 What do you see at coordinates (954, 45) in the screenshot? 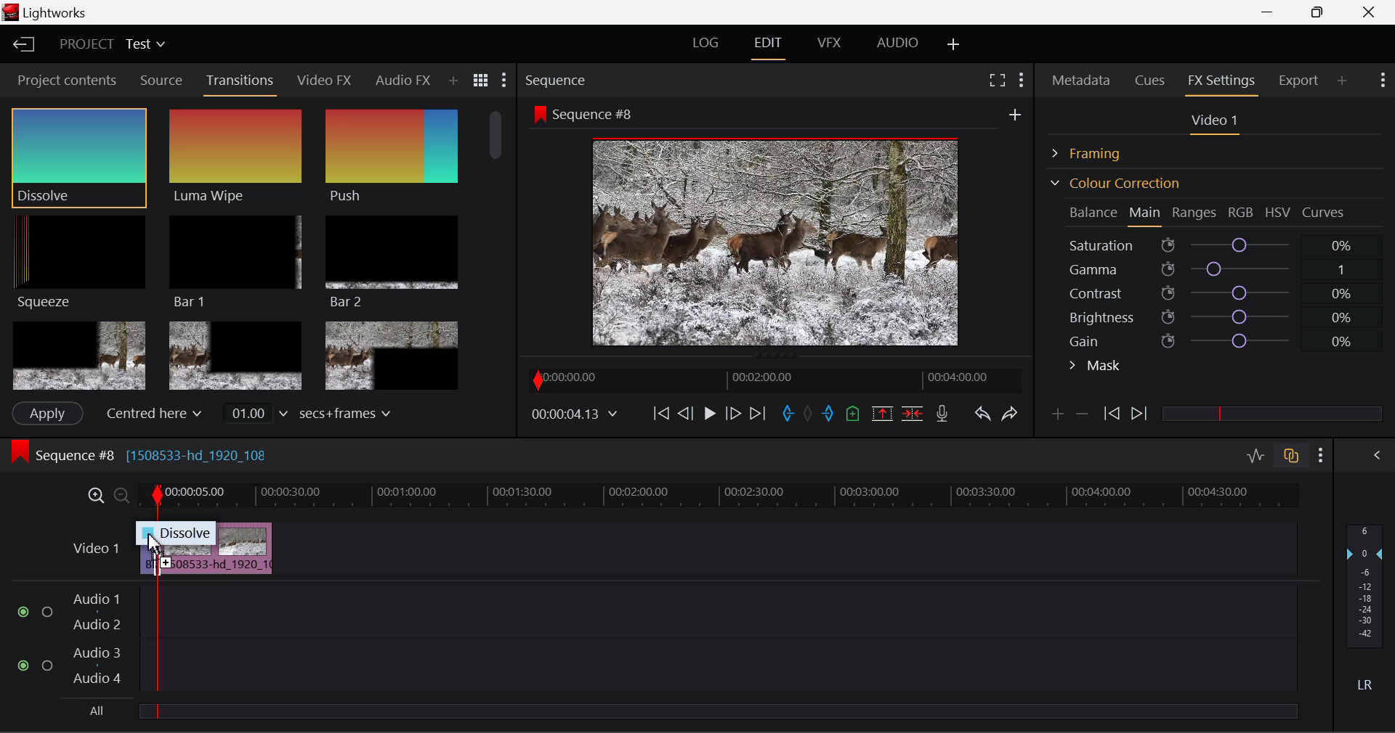
I see `Add Layout` at bounding box center [954, 45].